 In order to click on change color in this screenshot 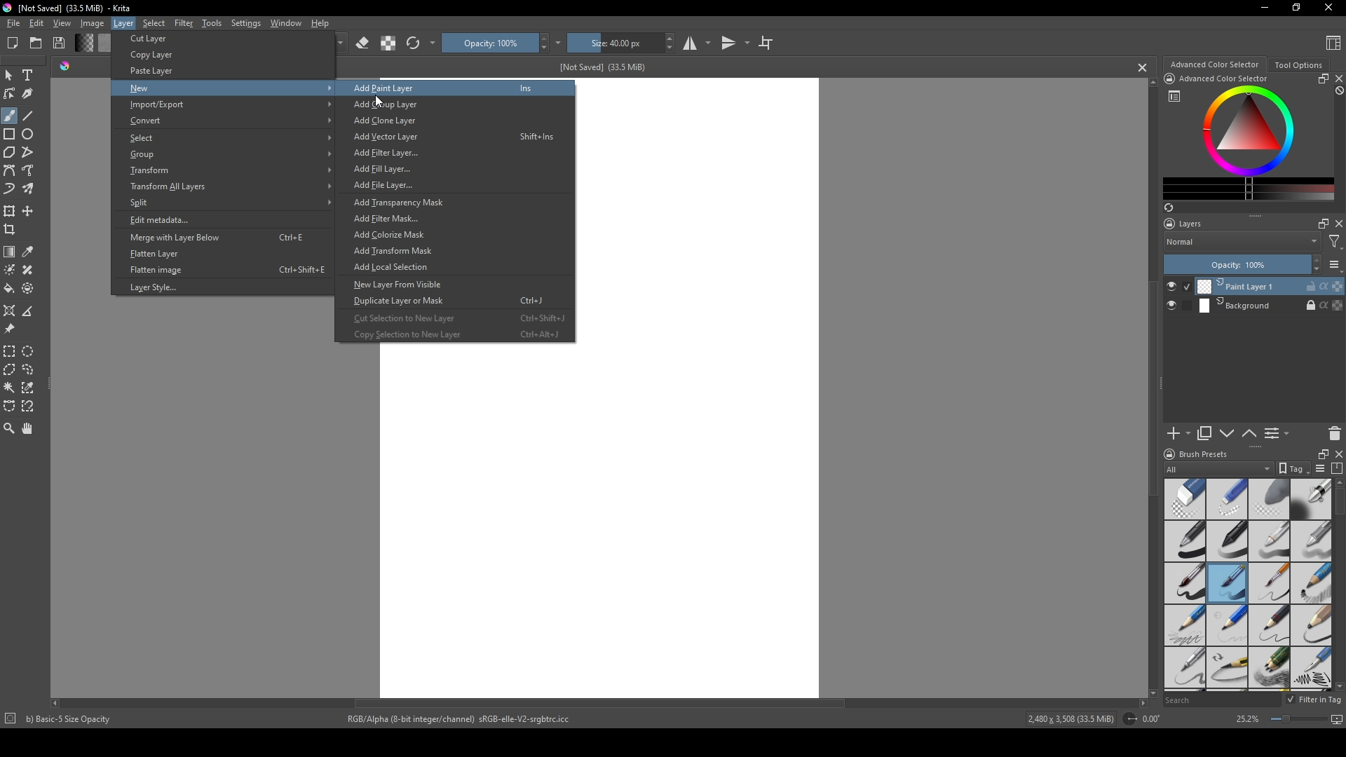, I will do `click(1249, 189)`.